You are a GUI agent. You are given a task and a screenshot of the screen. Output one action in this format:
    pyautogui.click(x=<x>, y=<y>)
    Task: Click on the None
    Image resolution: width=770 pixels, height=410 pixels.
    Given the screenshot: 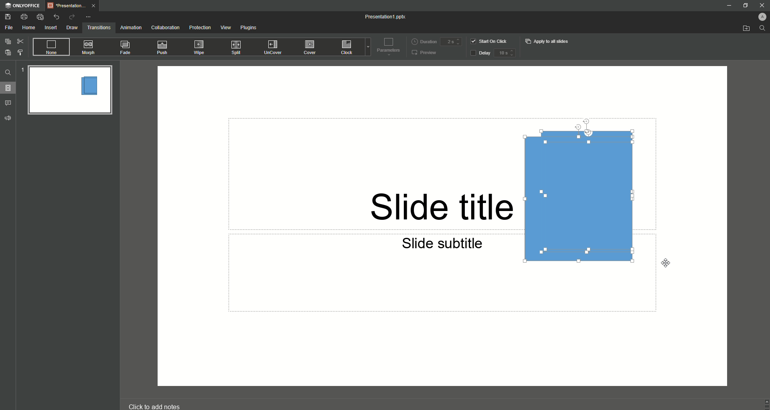 What is the action you would take?
    pyautogui.click(x=51, y=47)
    